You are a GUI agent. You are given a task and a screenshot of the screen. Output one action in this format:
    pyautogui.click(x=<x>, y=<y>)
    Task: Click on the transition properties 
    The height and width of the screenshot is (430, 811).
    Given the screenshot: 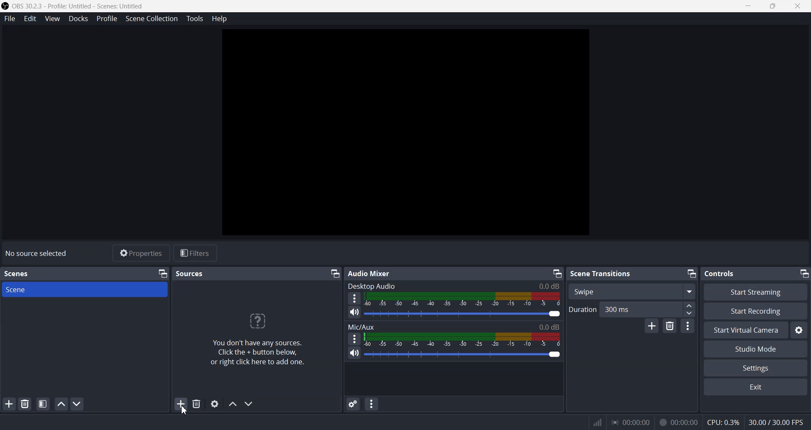 What is the action you would take?
    pyautogui.click(x=688, y=326)
    